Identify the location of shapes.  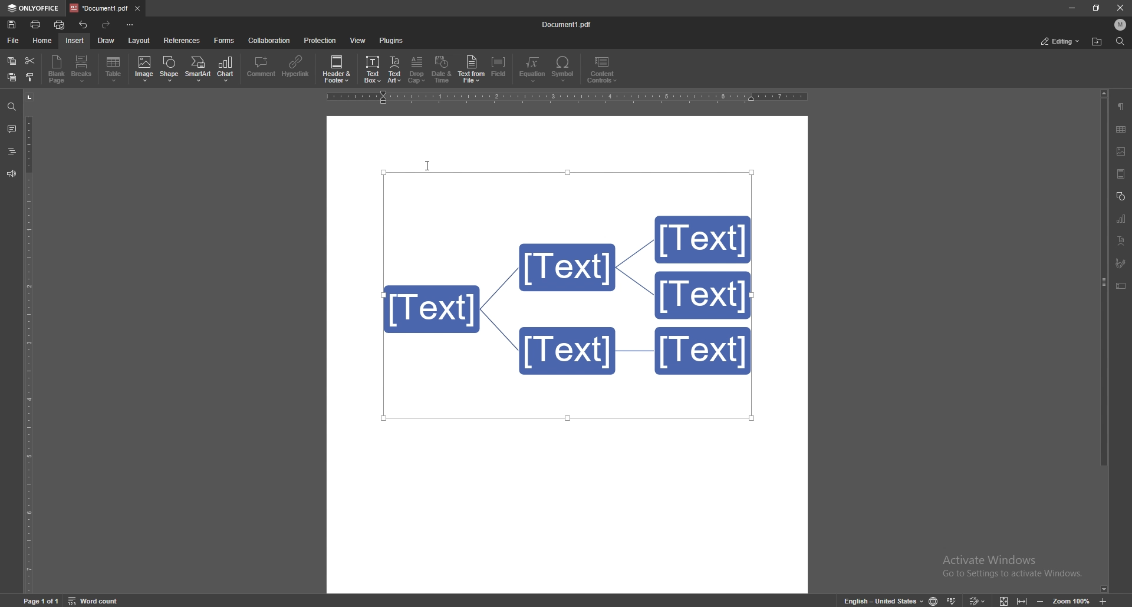
(1121, 196).